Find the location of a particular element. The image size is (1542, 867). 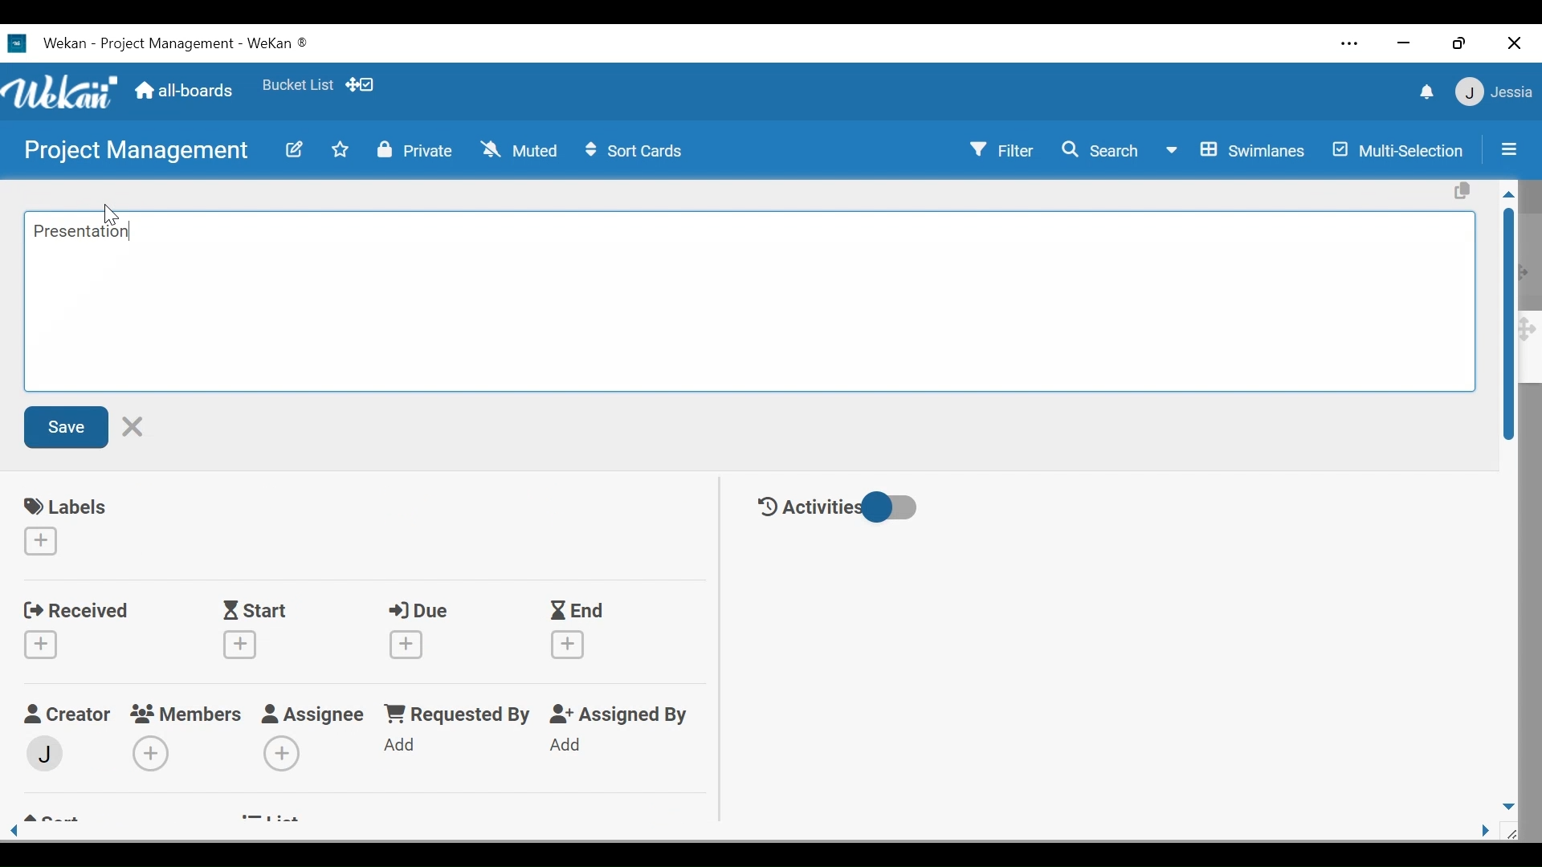

Requested by is located at coordinates (459, 714).